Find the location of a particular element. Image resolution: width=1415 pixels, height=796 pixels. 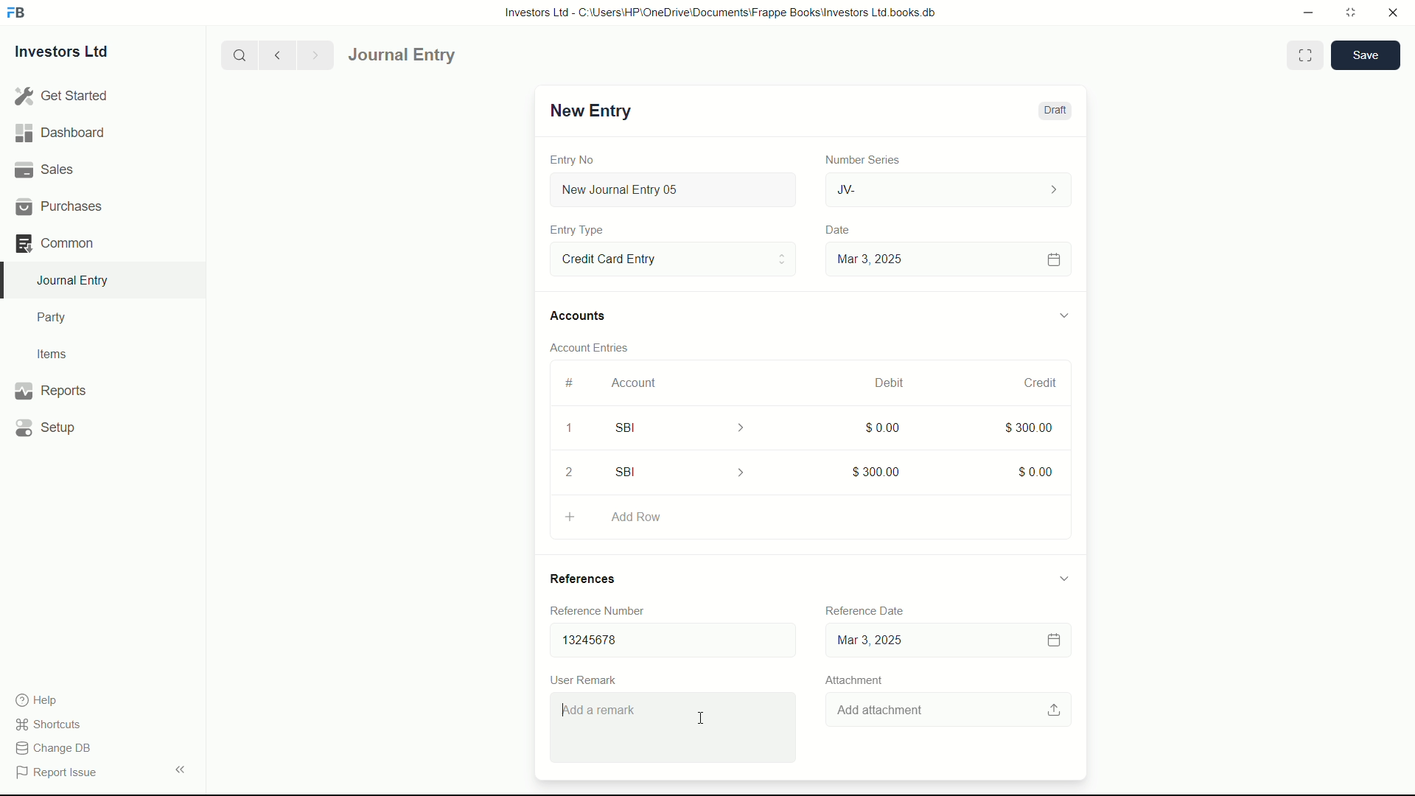

close is located at coordinates (1394, 13).